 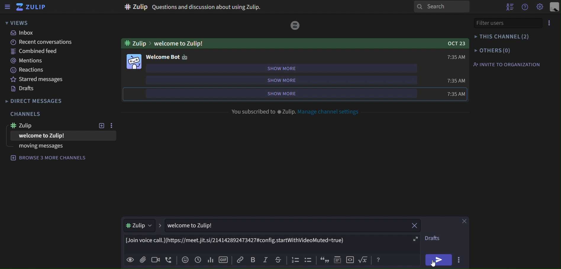 I want to click on help, so click(x=525, y=8).